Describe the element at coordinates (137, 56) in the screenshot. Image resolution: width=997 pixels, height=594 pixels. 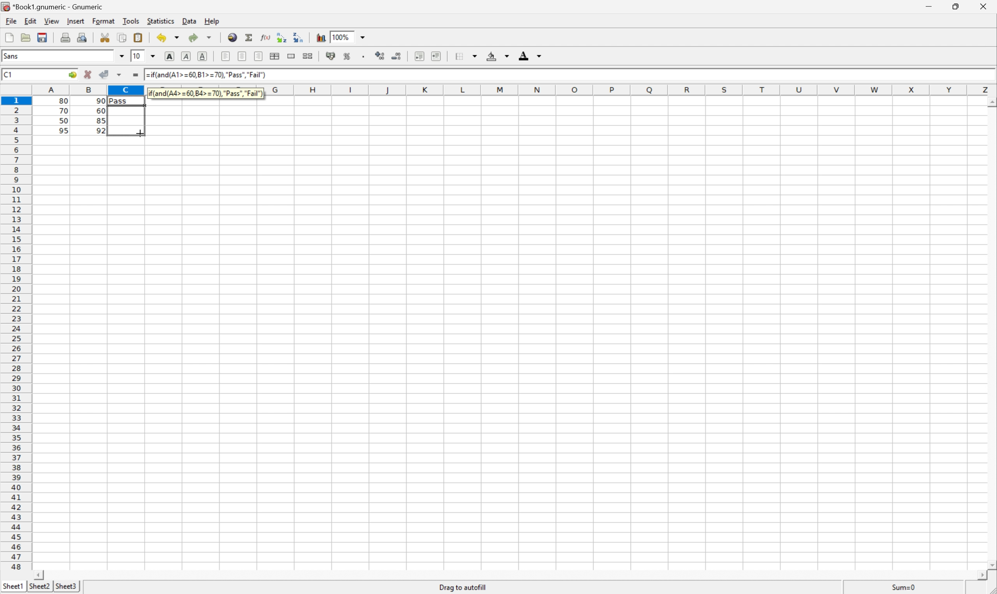
I see `10` at that location.